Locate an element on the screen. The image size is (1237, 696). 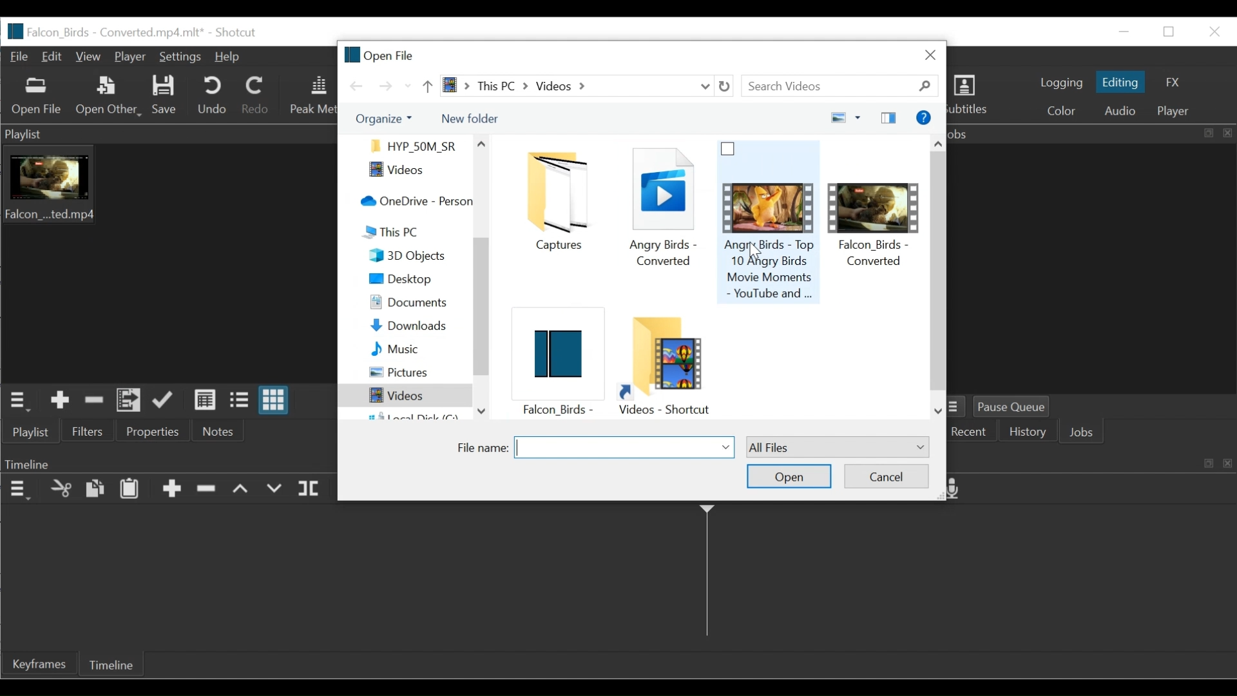
Add the Source to the playlist is located at coordinates (60, 401).